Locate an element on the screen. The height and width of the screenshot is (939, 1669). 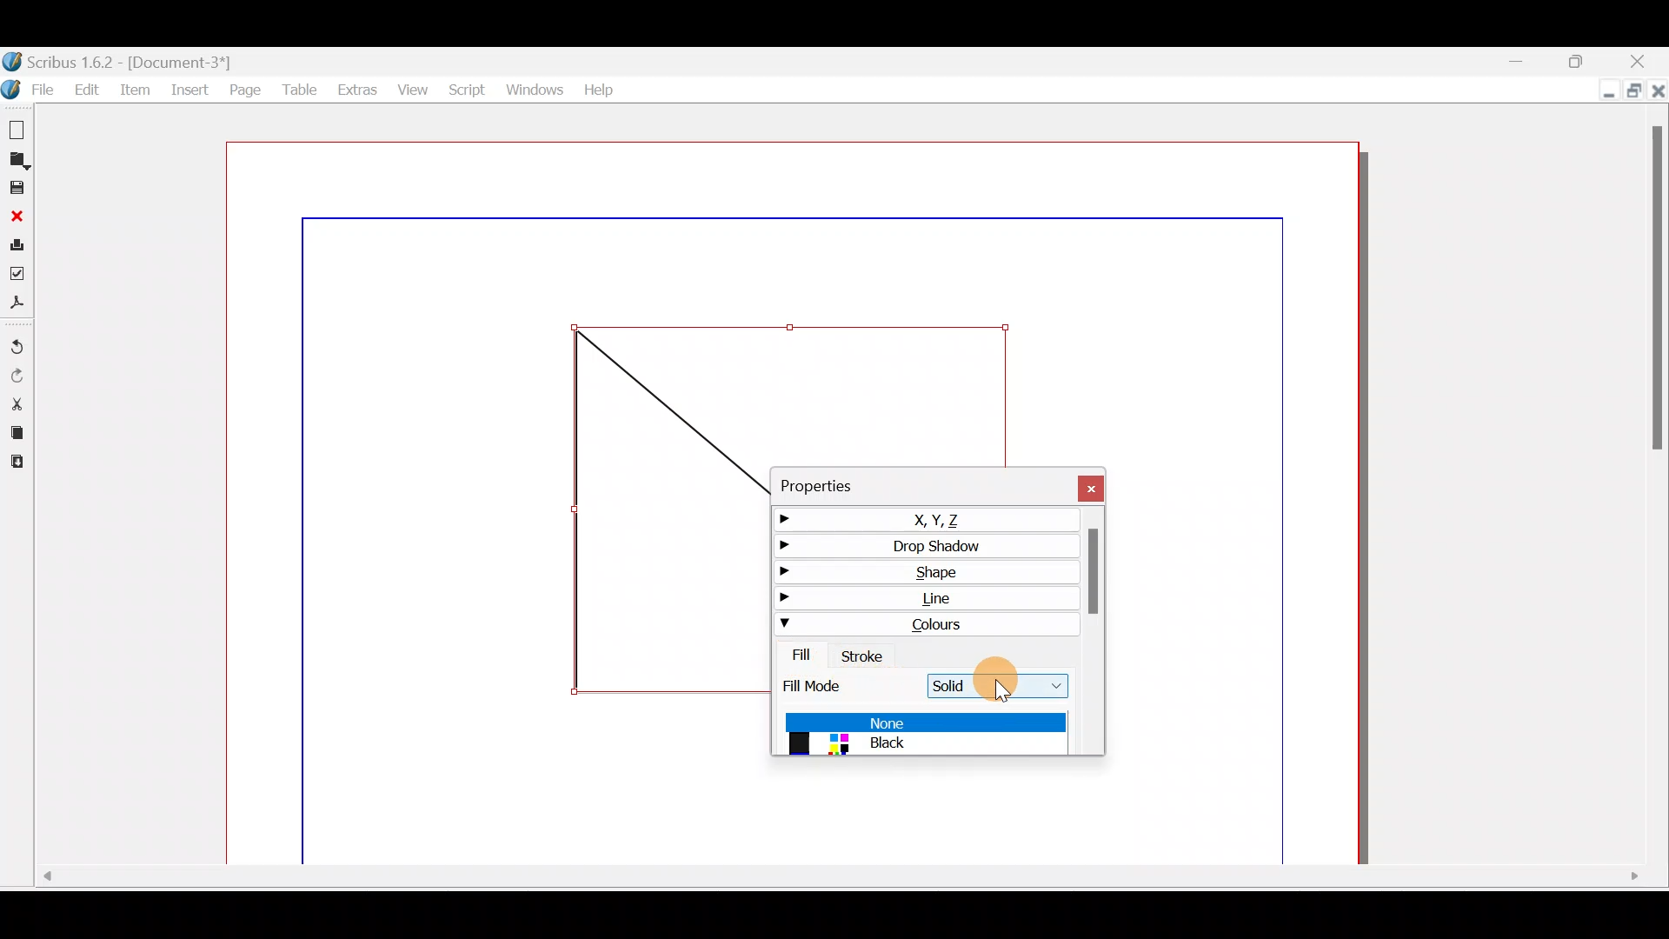
Black is located at coordinates (924, 745).